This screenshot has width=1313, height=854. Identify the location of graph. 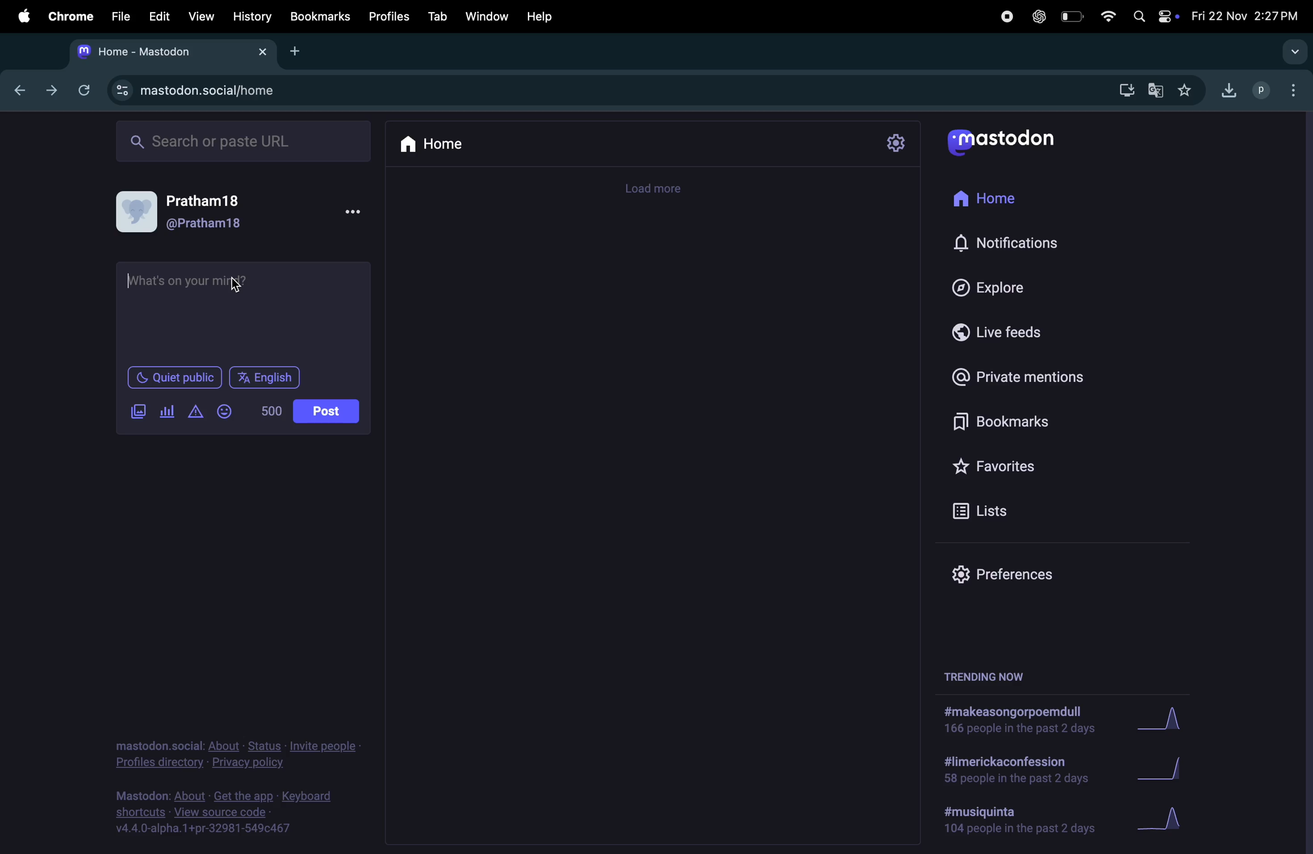
(1173, 766).